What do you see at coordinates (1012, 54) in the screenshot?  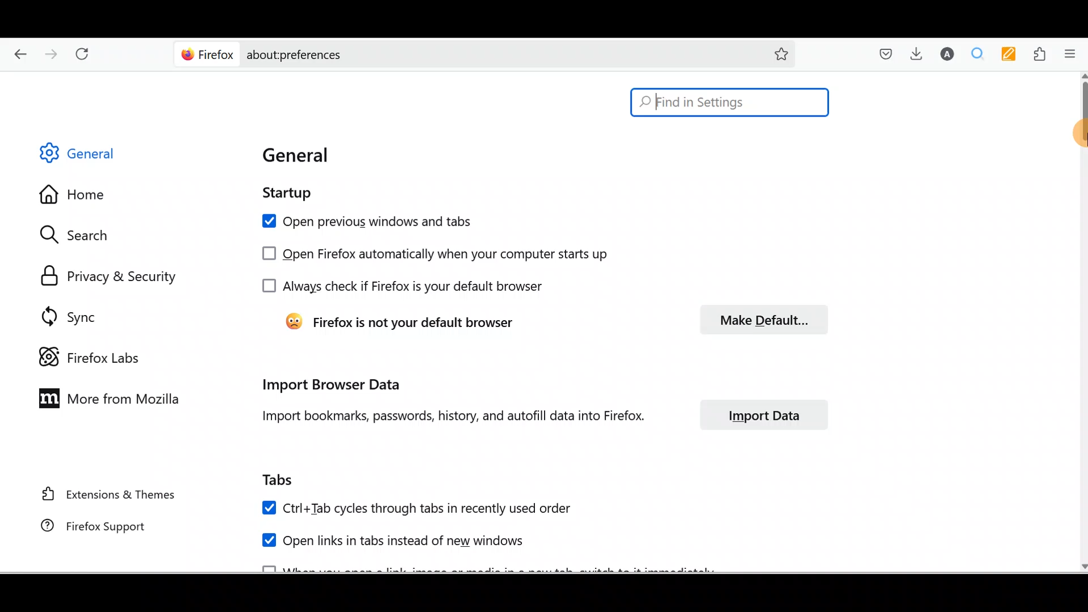 I see `Multi keywords highlighter` at bounding box center [1012, 54].